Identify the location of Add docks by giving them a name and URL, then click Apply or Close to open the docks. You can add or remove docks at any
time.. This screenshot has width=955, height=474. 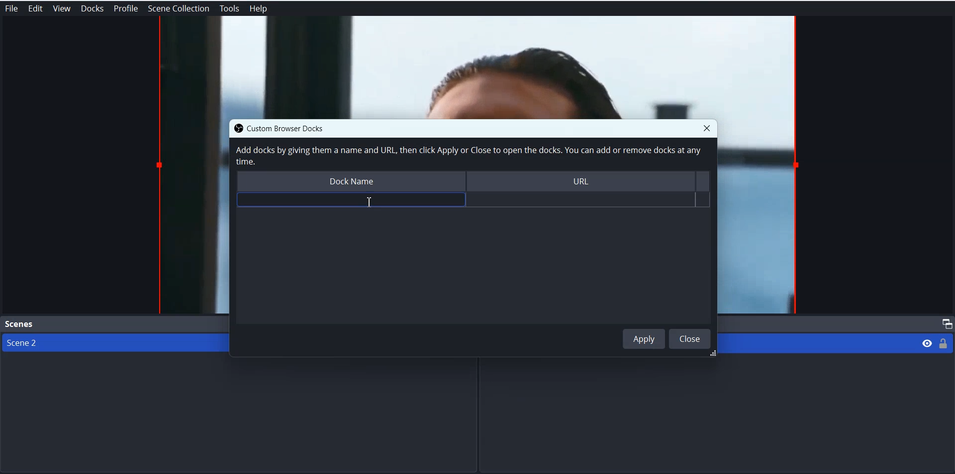
(467, 156).